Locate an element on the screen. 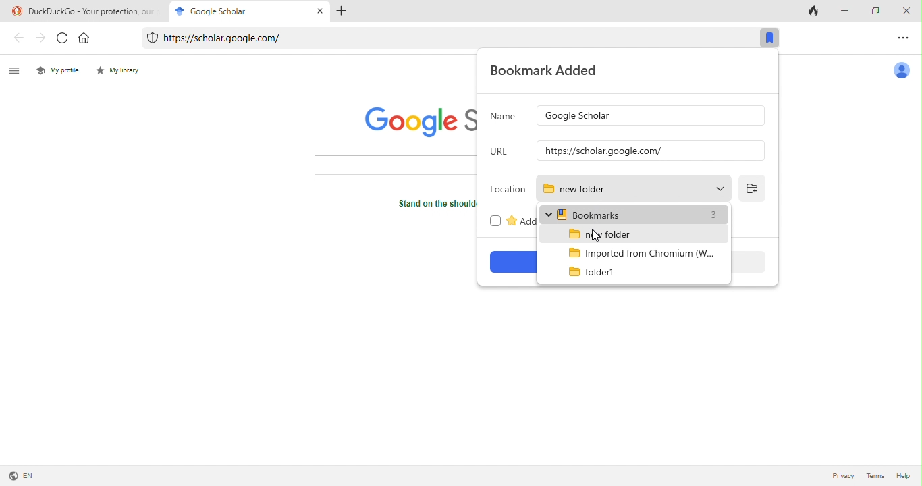 The width and height of the screenshot is (922, 486). cursor movement is located at coordinates (264, 11).